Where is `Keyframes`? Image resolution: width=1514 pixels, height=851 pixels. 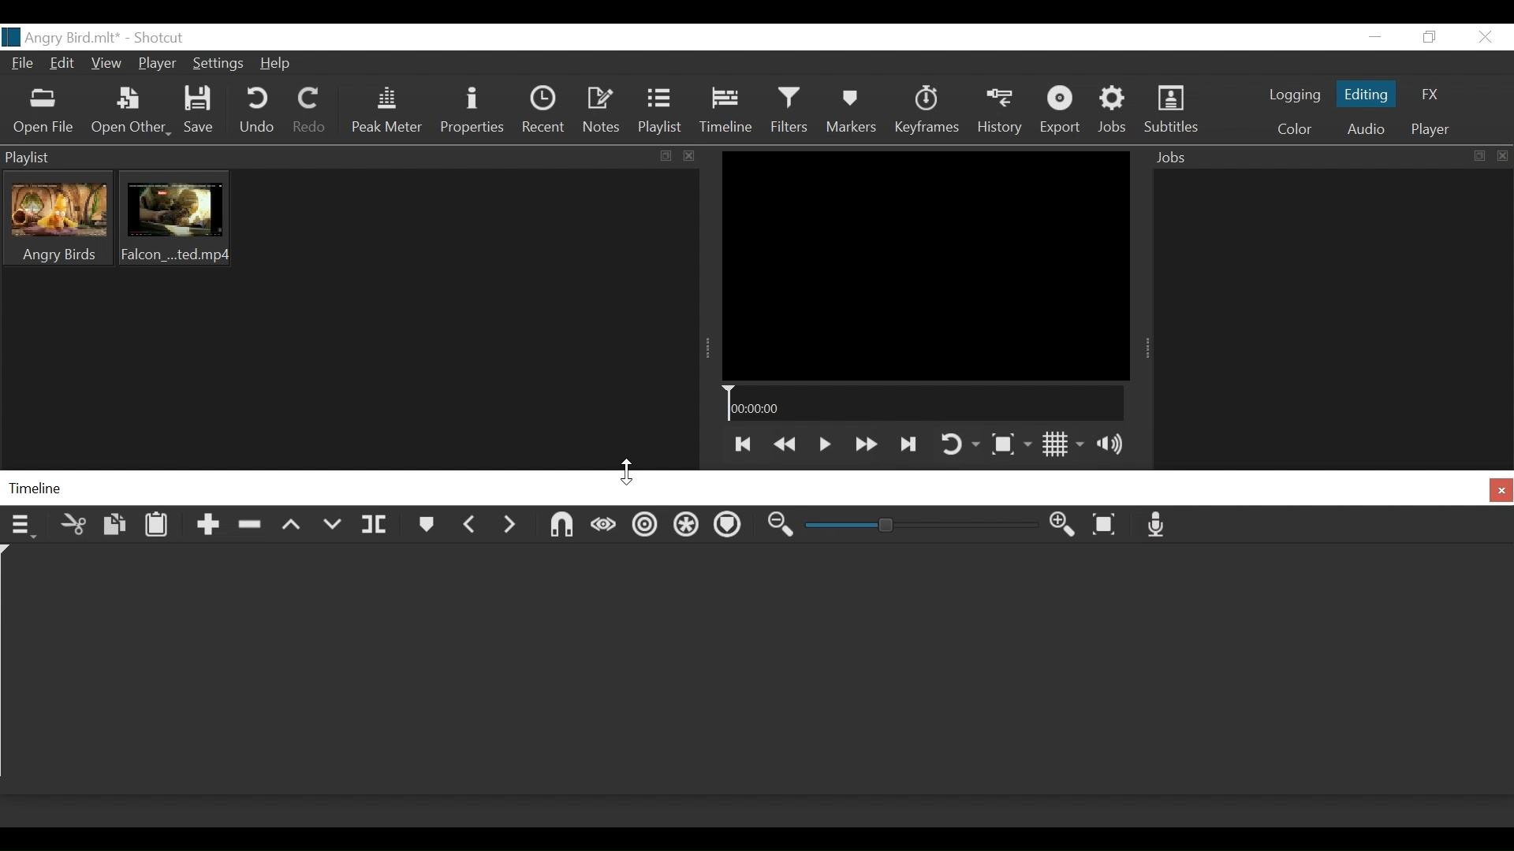
Keyframes is located at coordinates (925, 110).